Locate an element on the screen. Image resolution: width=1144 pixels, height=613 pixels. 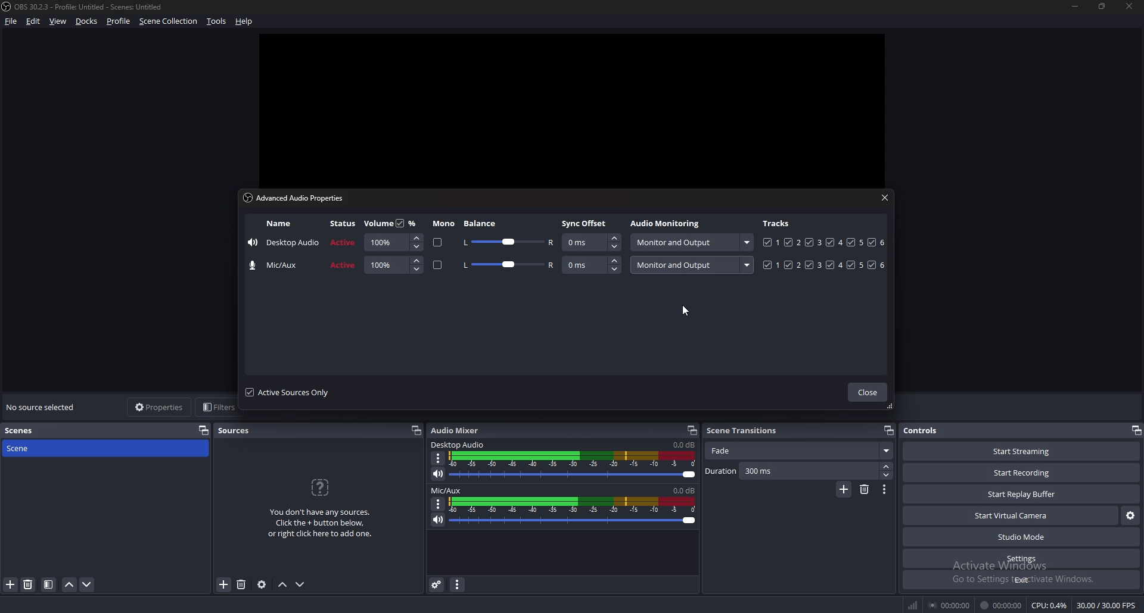
status is located at coordinates (343, 223).